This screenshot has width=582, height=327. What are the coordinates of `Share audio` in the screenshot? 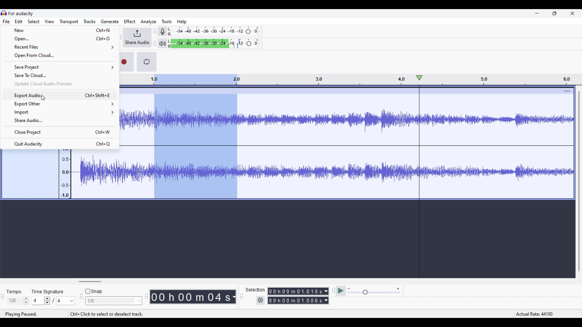 It's located at (137, 38).